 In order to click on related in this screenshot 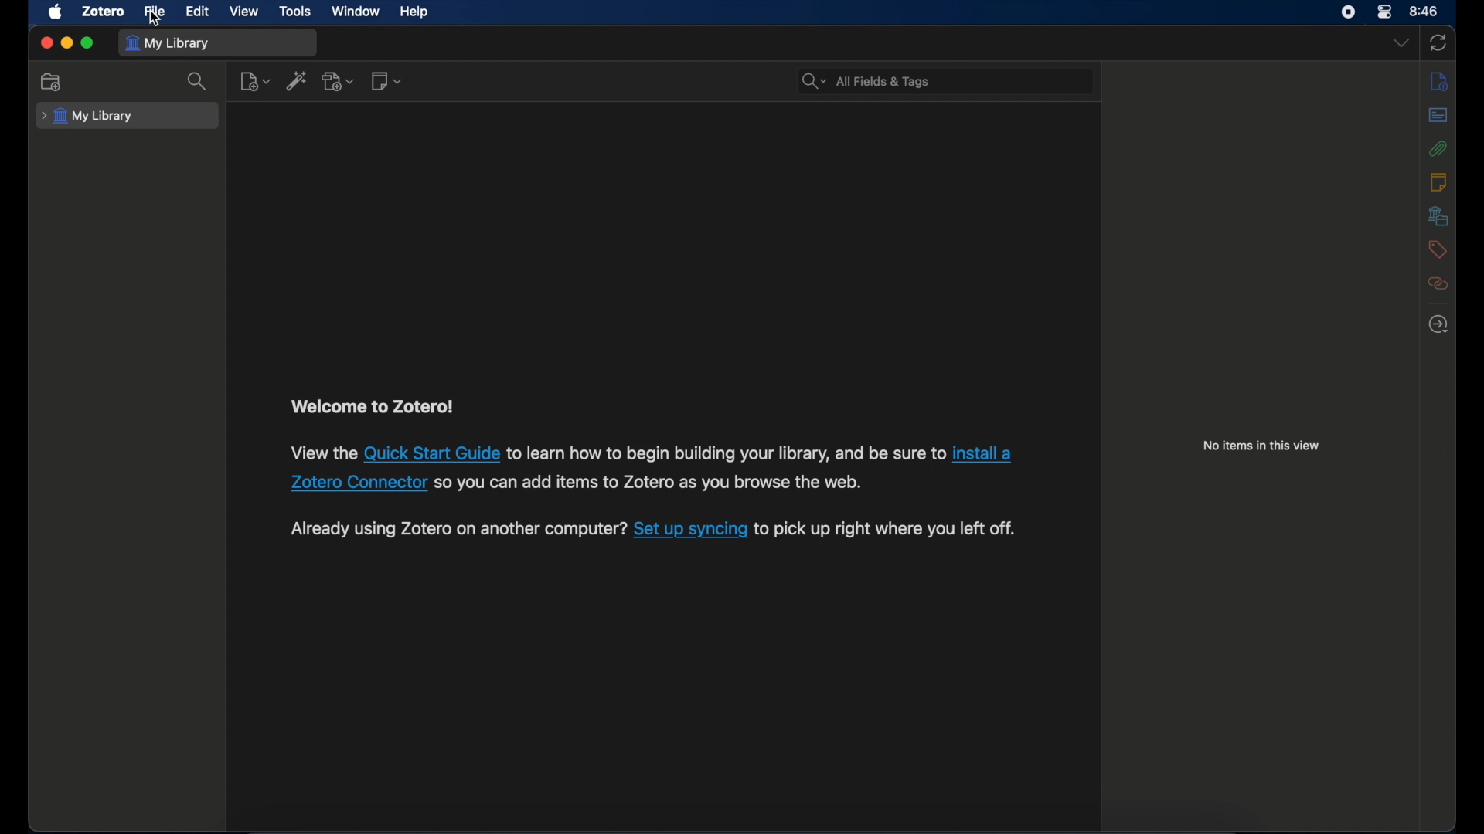, I will do `click(1438, 283)`.